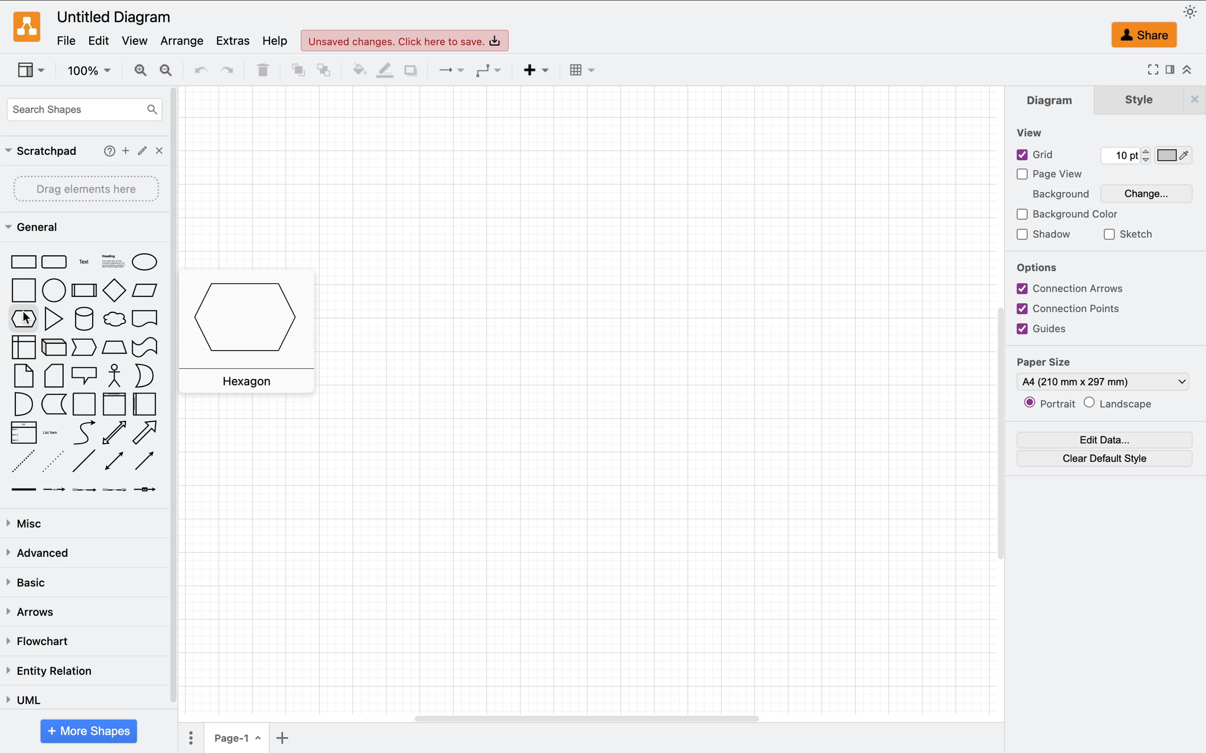 The width and height of the screenshot is (1206, 753). I want to click on theme, so click(1192, 12).